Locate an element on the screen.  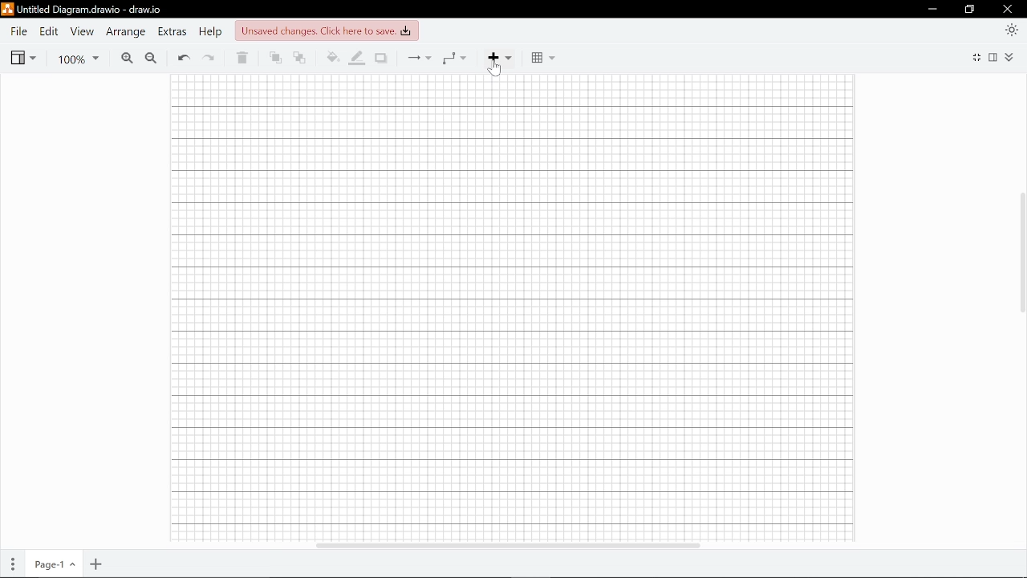
Table is located at coordinates (541, 57).